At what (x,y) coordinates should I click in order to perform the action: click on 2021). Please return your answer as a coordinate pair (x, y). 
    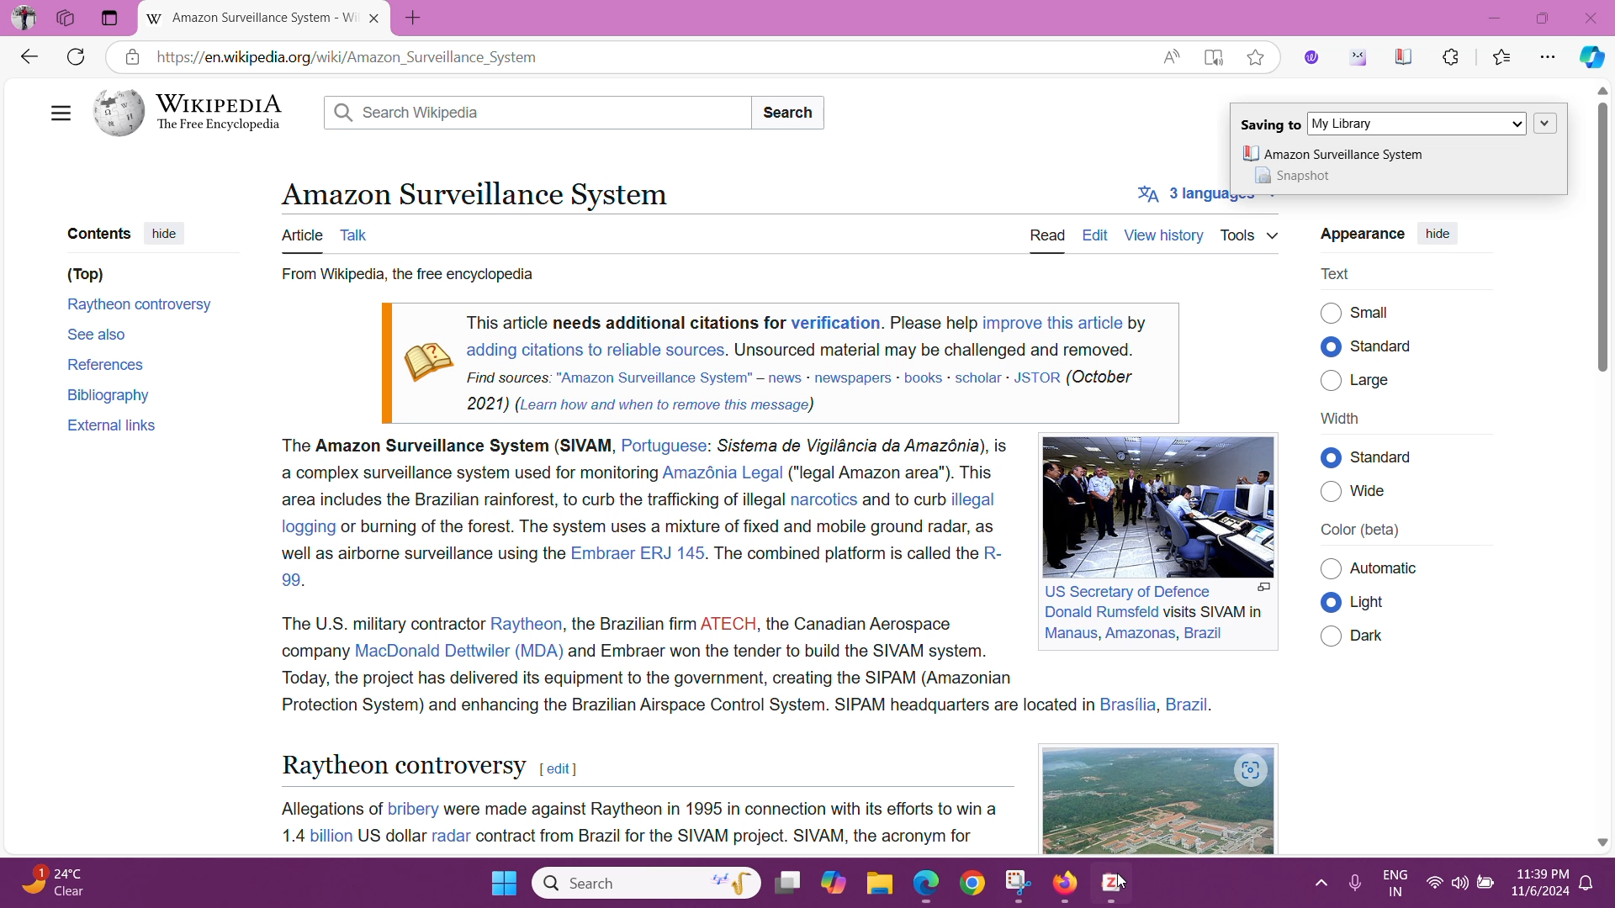
    Looking at the image, I should click on (489, 403).